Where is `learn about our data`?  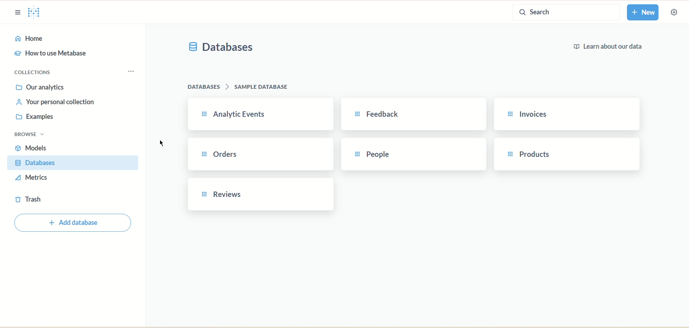 learn about our data is located at coordinates (606, 48).